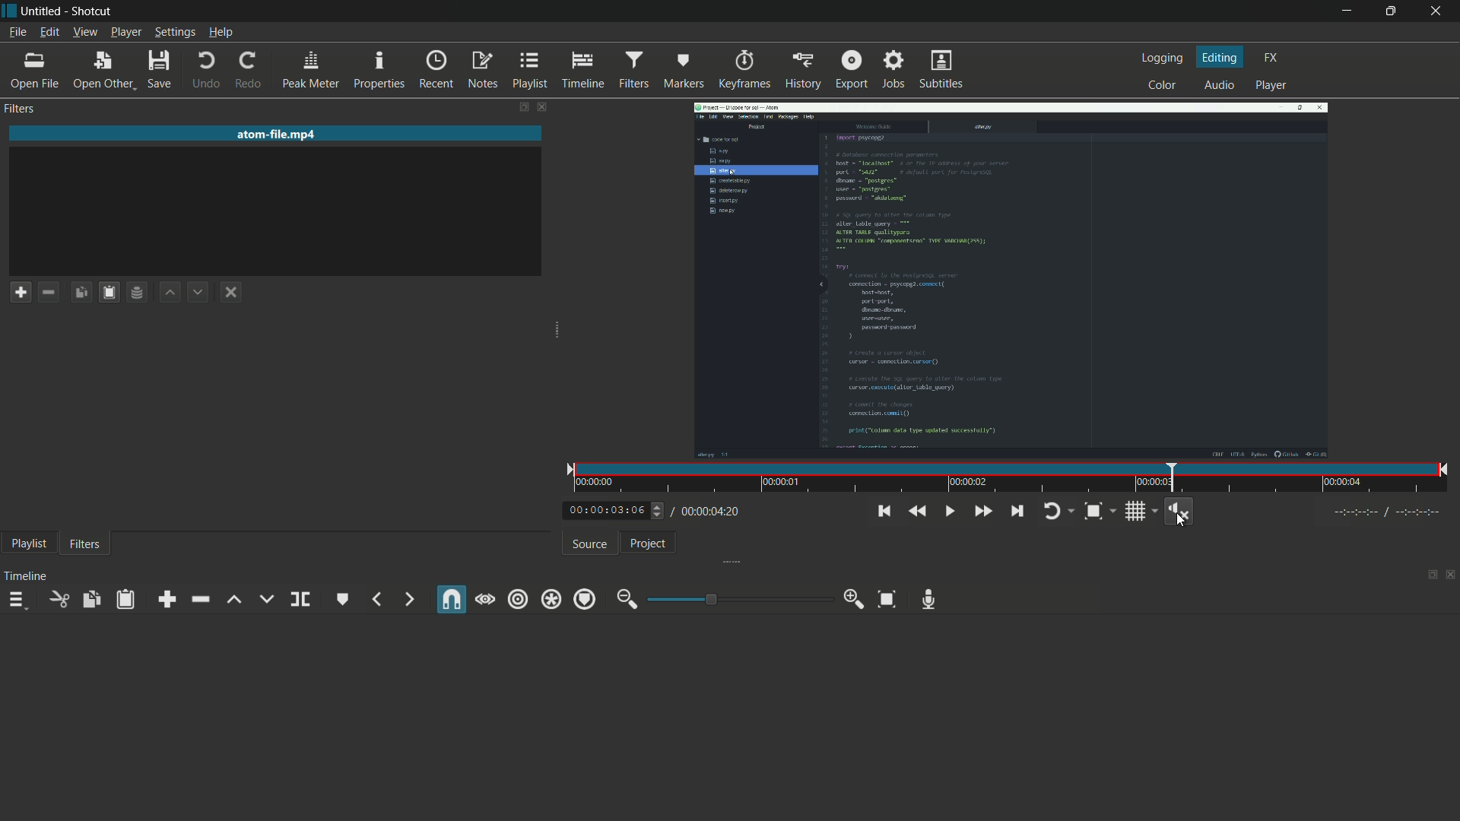  What do you see at coordinates (37, 73) in the screenshot?
I see `open file` at bounding box center [37, 73].